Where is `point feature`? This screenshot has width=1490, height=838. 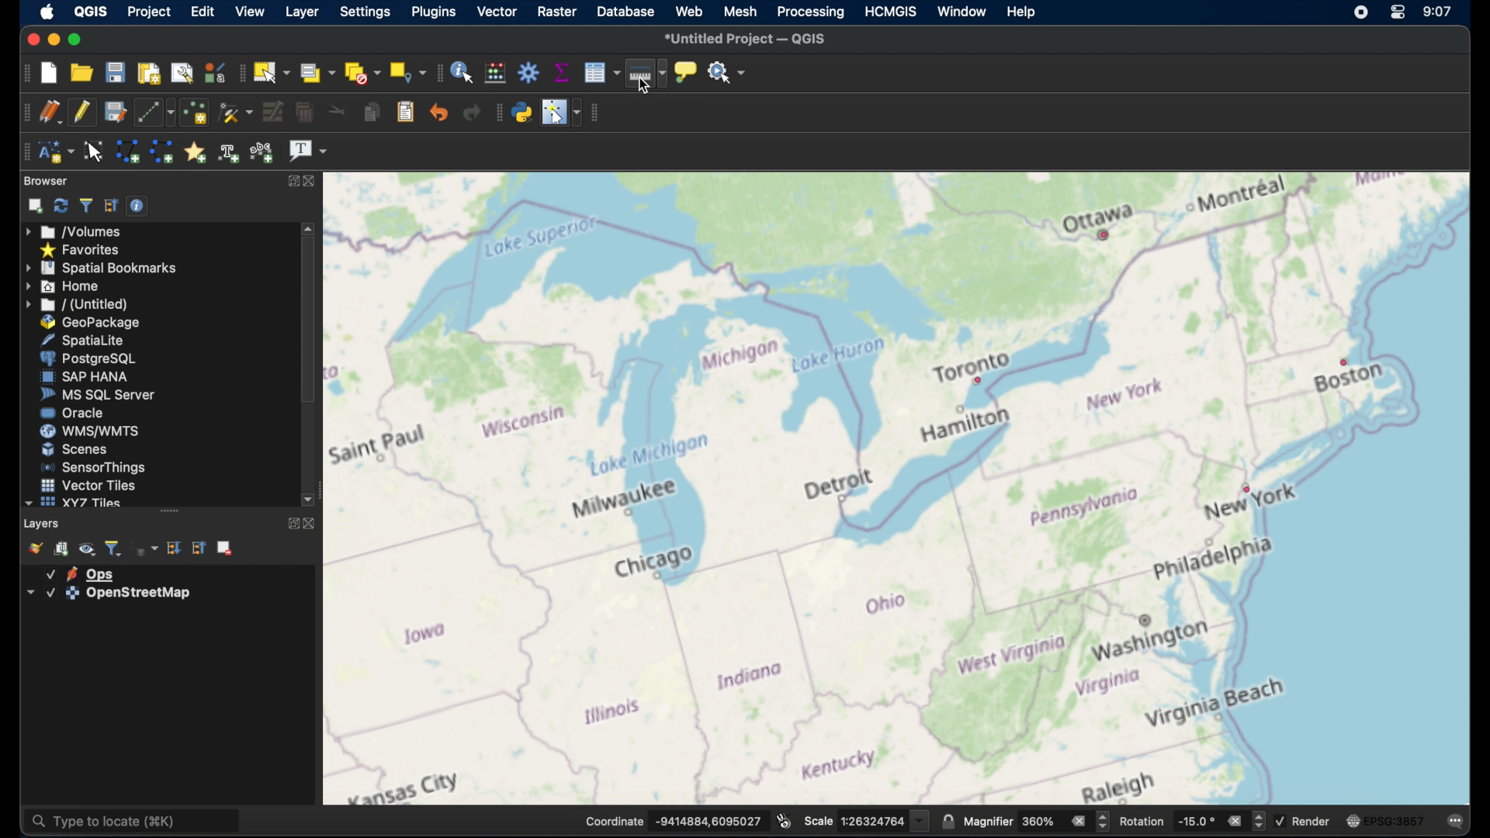 point feature is located at coordinates (1105, 236).